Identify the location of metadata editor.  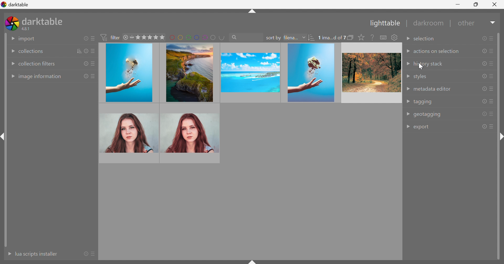
(435, 89).